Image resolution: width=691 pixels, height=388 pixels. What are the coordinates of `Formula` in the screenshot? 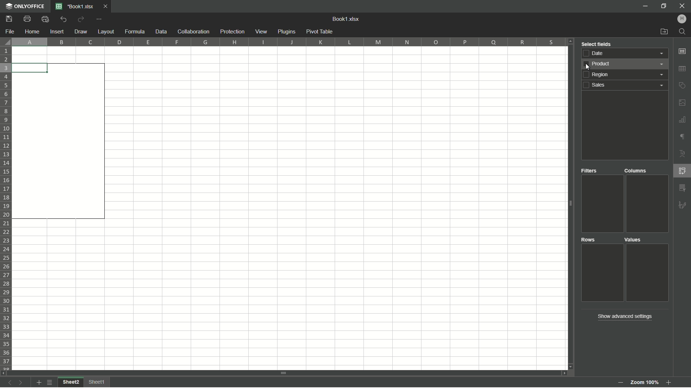 It's located at (134, 32).